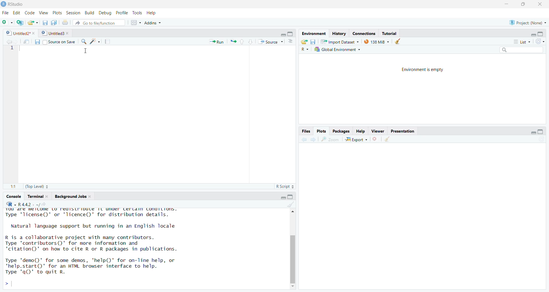 The width and height of the screenshot is (549, 292). What do you see at coordinates (15, 12) in the screenshot?
I see `Edit` at bounding box center [15, 12].